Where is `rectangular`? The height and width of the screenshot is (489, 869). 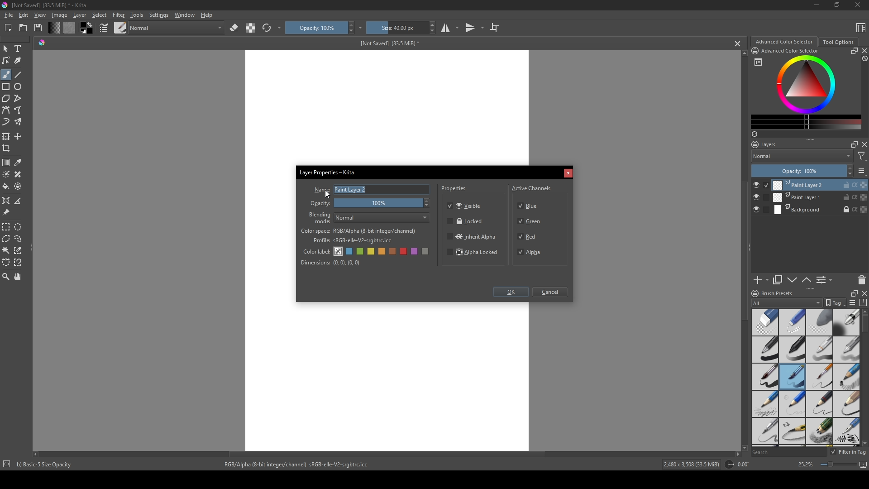
rectangular is located at coordinates (6, 226).